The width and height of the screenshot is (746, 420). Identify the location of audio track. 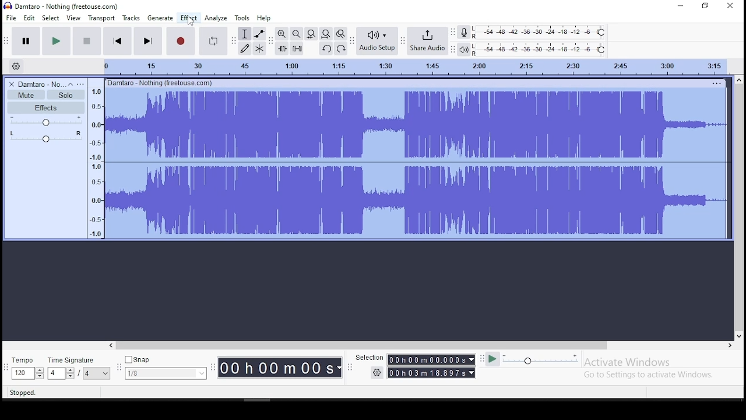
(416, 201).